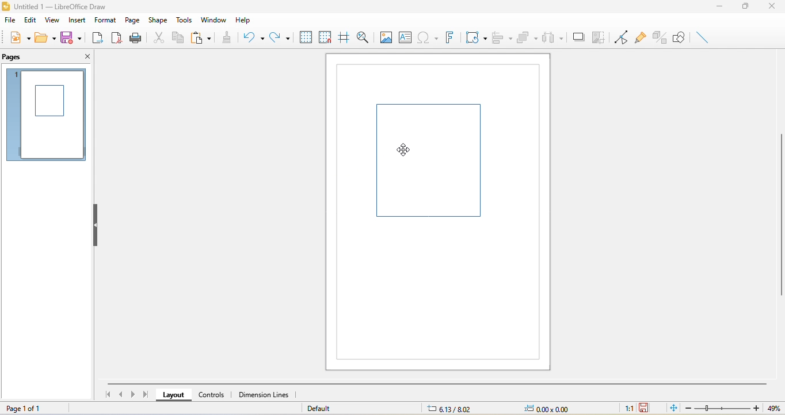  What do you see at coordinates (10, 22) in the screenshot?
I see `file` at bounding box center [10, 22].